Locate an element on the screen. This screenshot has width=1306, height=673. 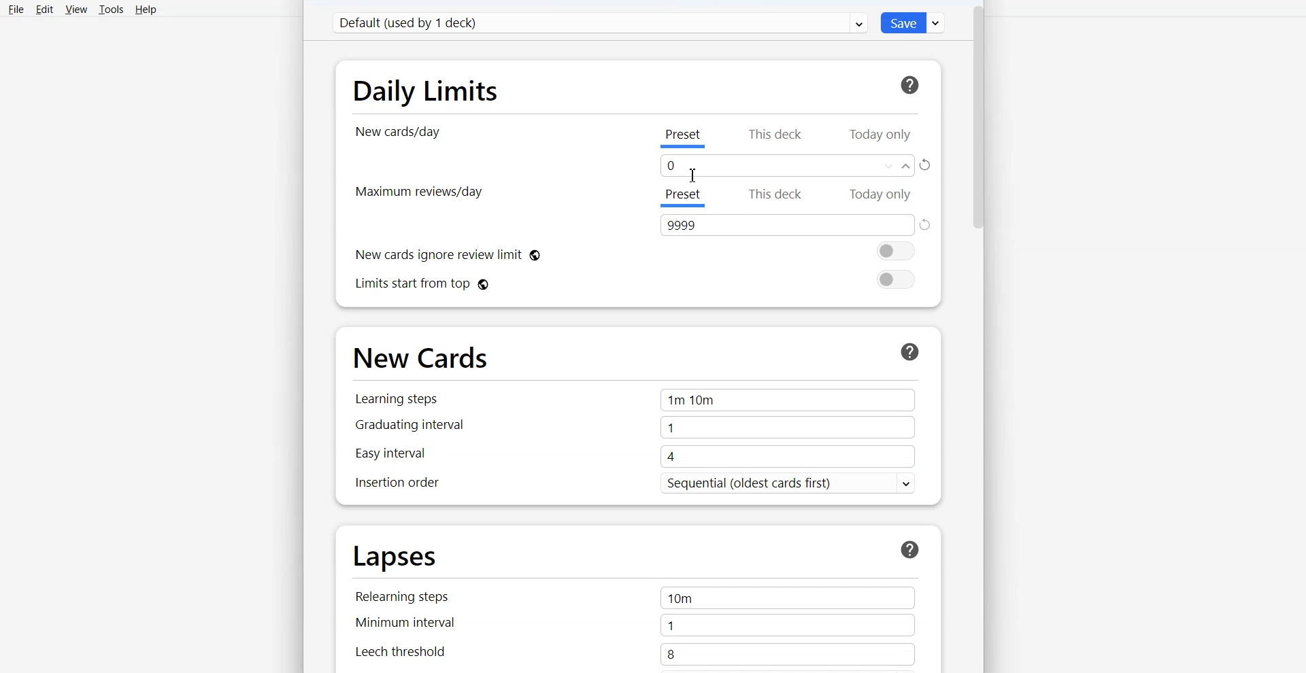
Preset is located at coordinates (681, 198).